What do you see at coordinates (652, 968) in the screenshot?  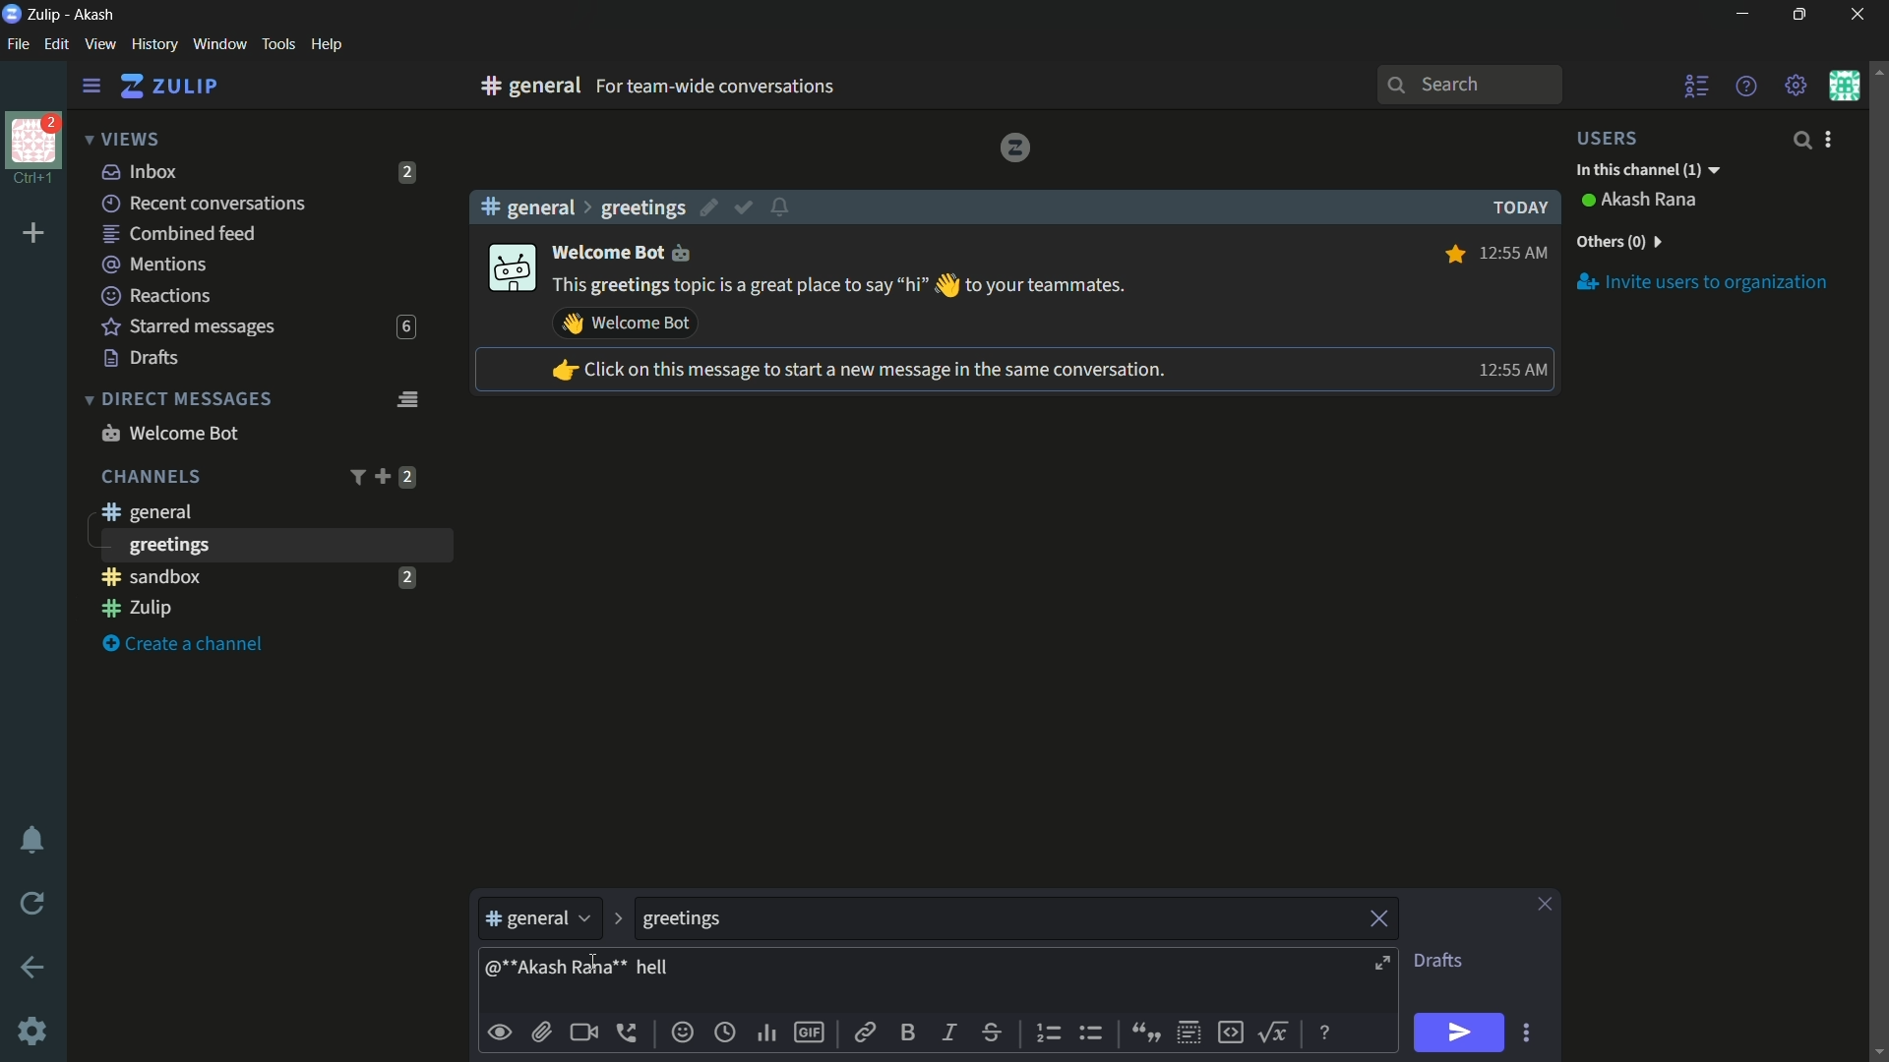 I see `hell` at bounding box center [652, 968].